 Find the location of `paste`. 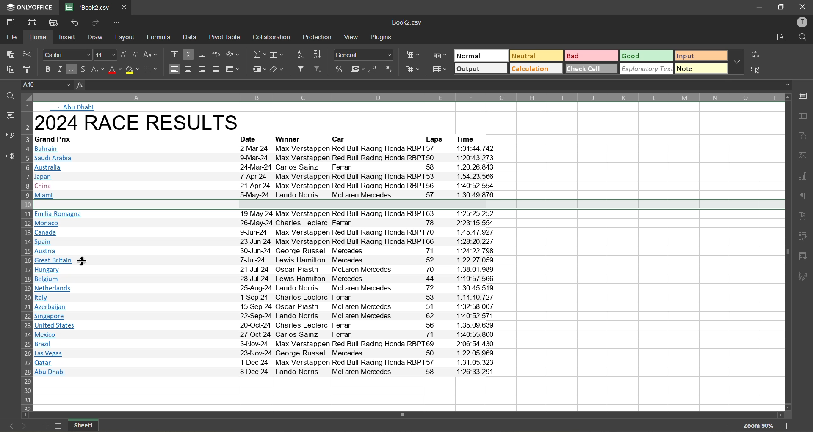

paste is located at coordinates (8, 70).